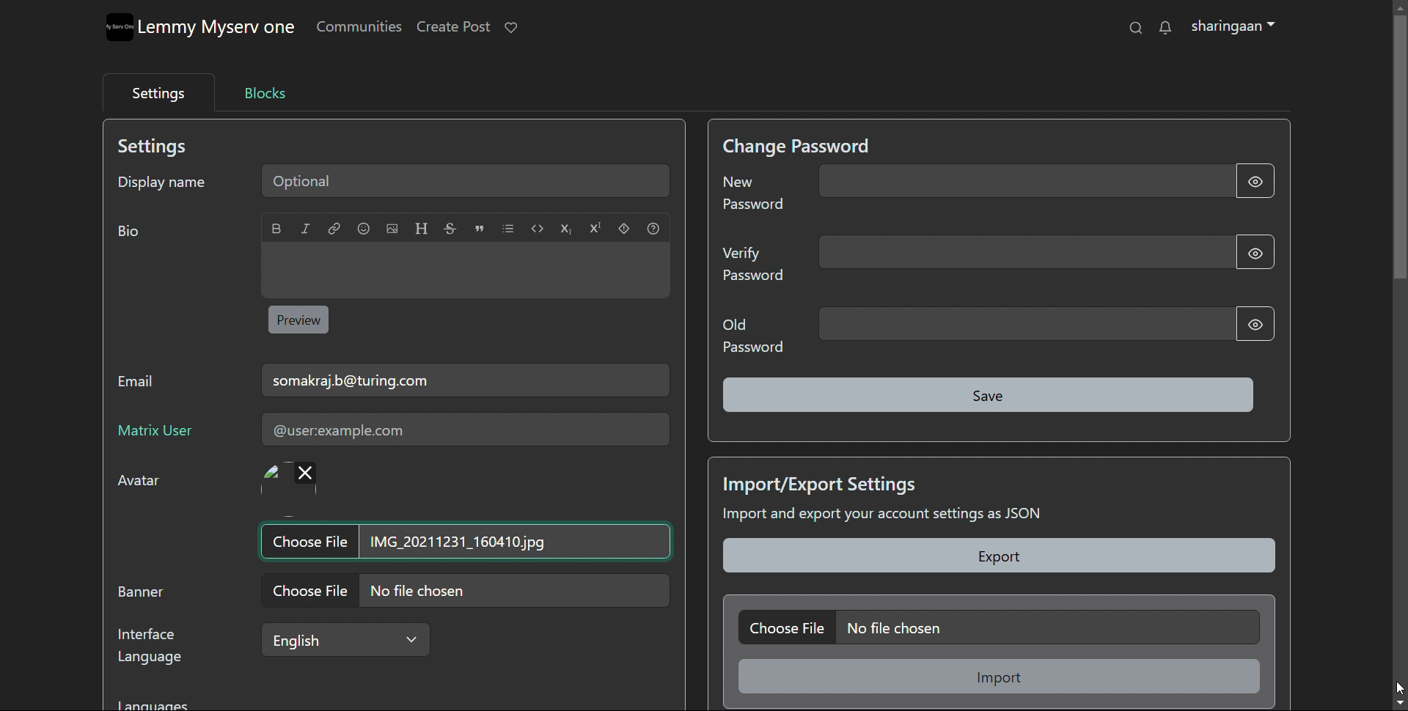  What do you see at coordinates (507, 228) in the screenshot?
I see `list` at bounding box center [507, 228].